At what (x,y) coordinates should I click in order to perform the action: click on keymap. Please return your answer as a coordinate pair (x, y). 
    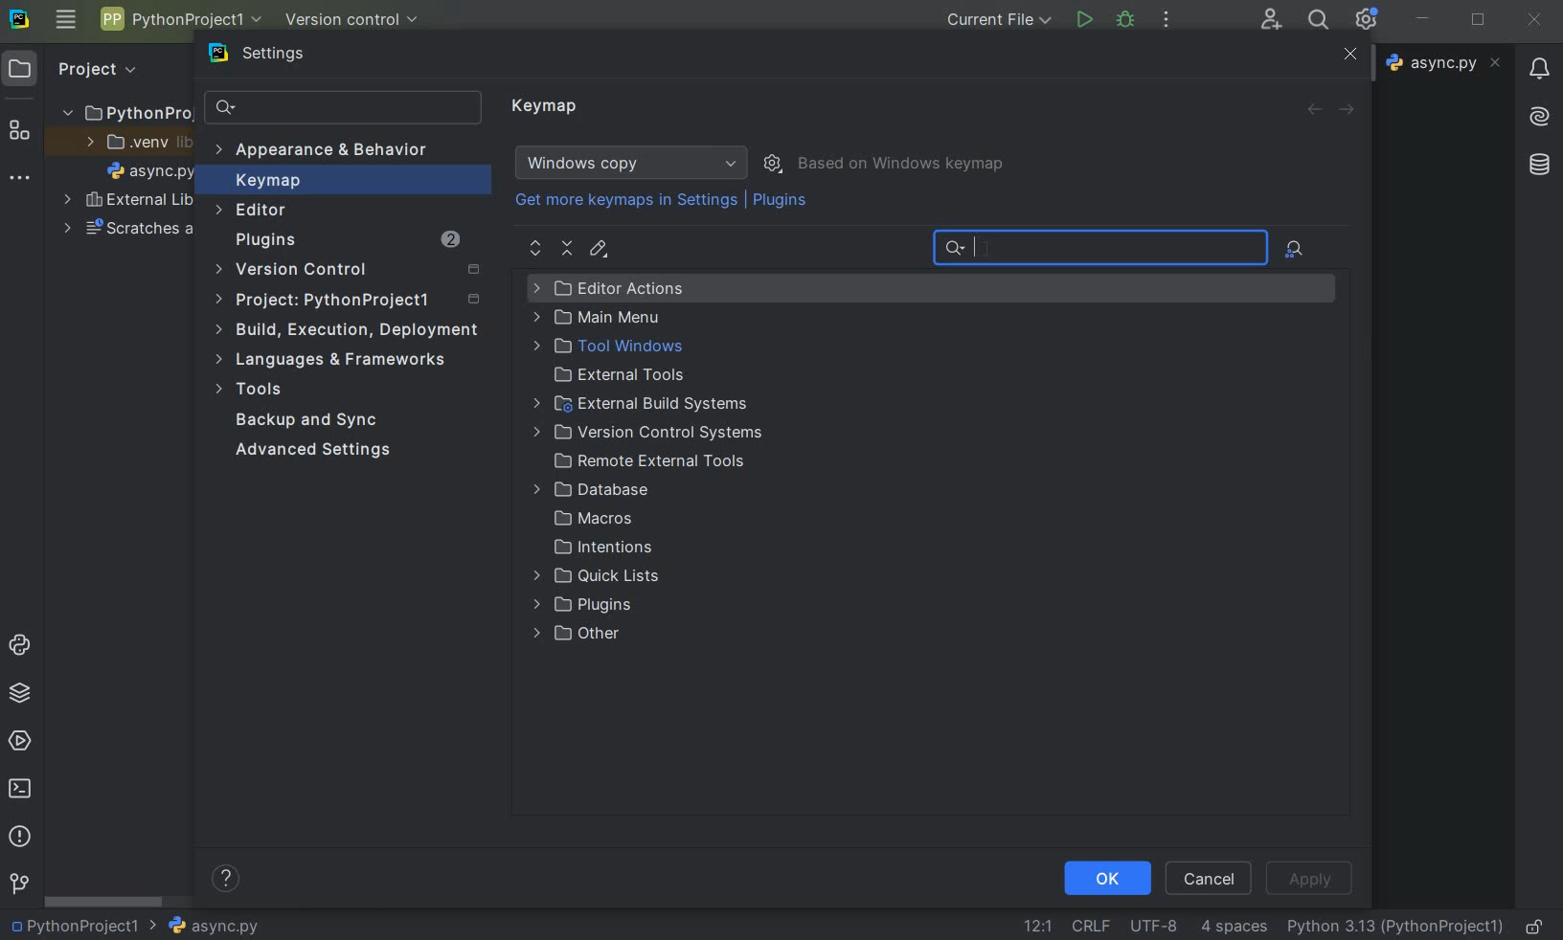
    Looking at the image, I should click on (547, 107).